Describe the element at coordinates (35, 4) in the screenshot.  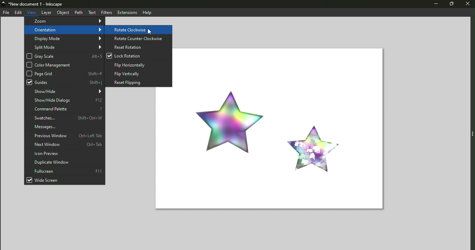
I see `new document 1-inkscape` at that location.